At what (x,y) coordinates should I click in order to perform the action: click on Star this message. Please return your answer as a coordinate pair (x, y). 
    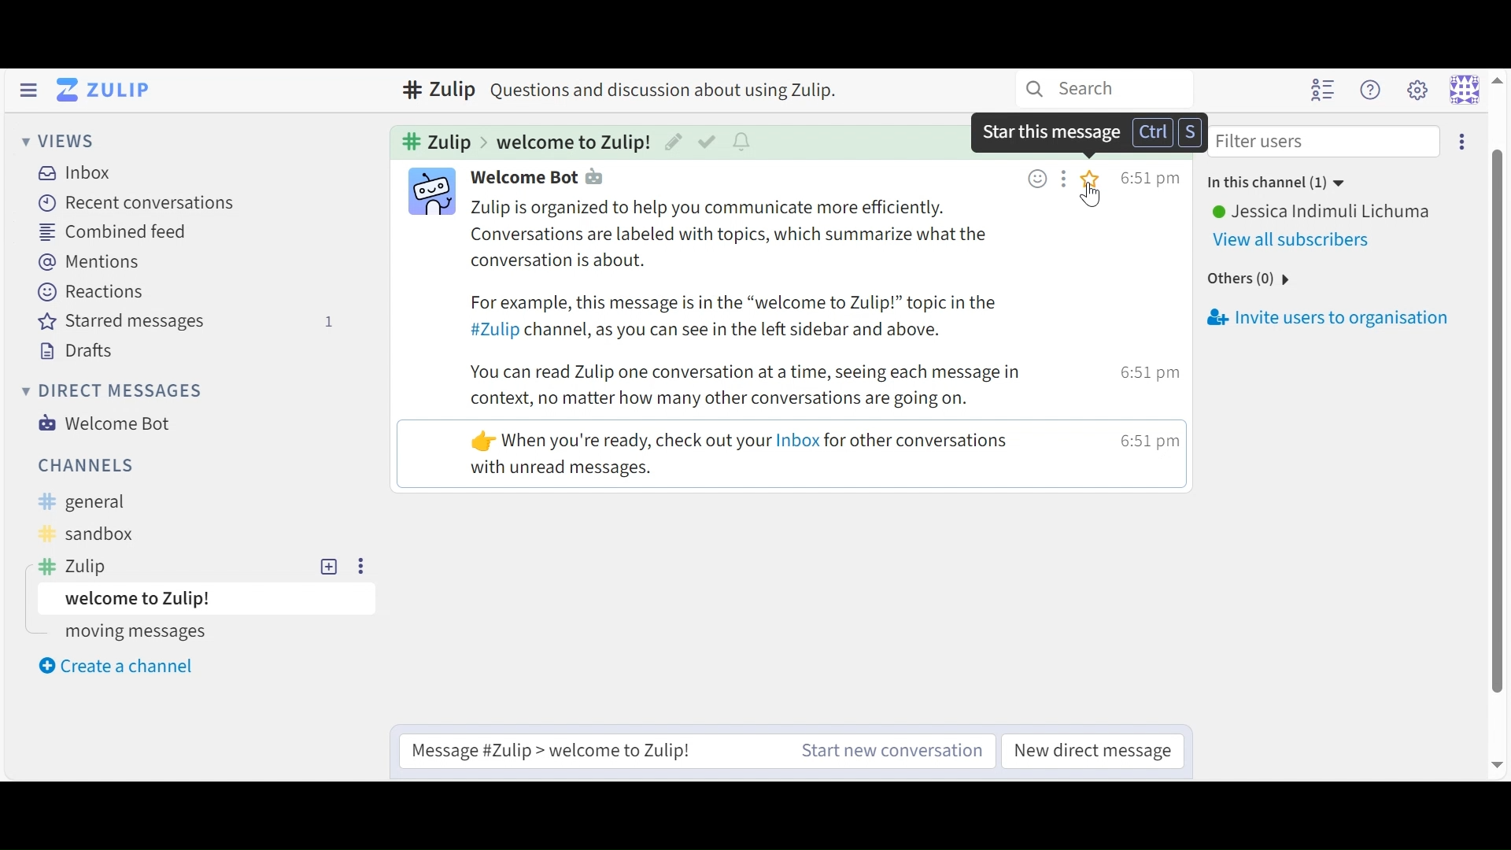
    Looking at the image, I should click on (1092, 176).